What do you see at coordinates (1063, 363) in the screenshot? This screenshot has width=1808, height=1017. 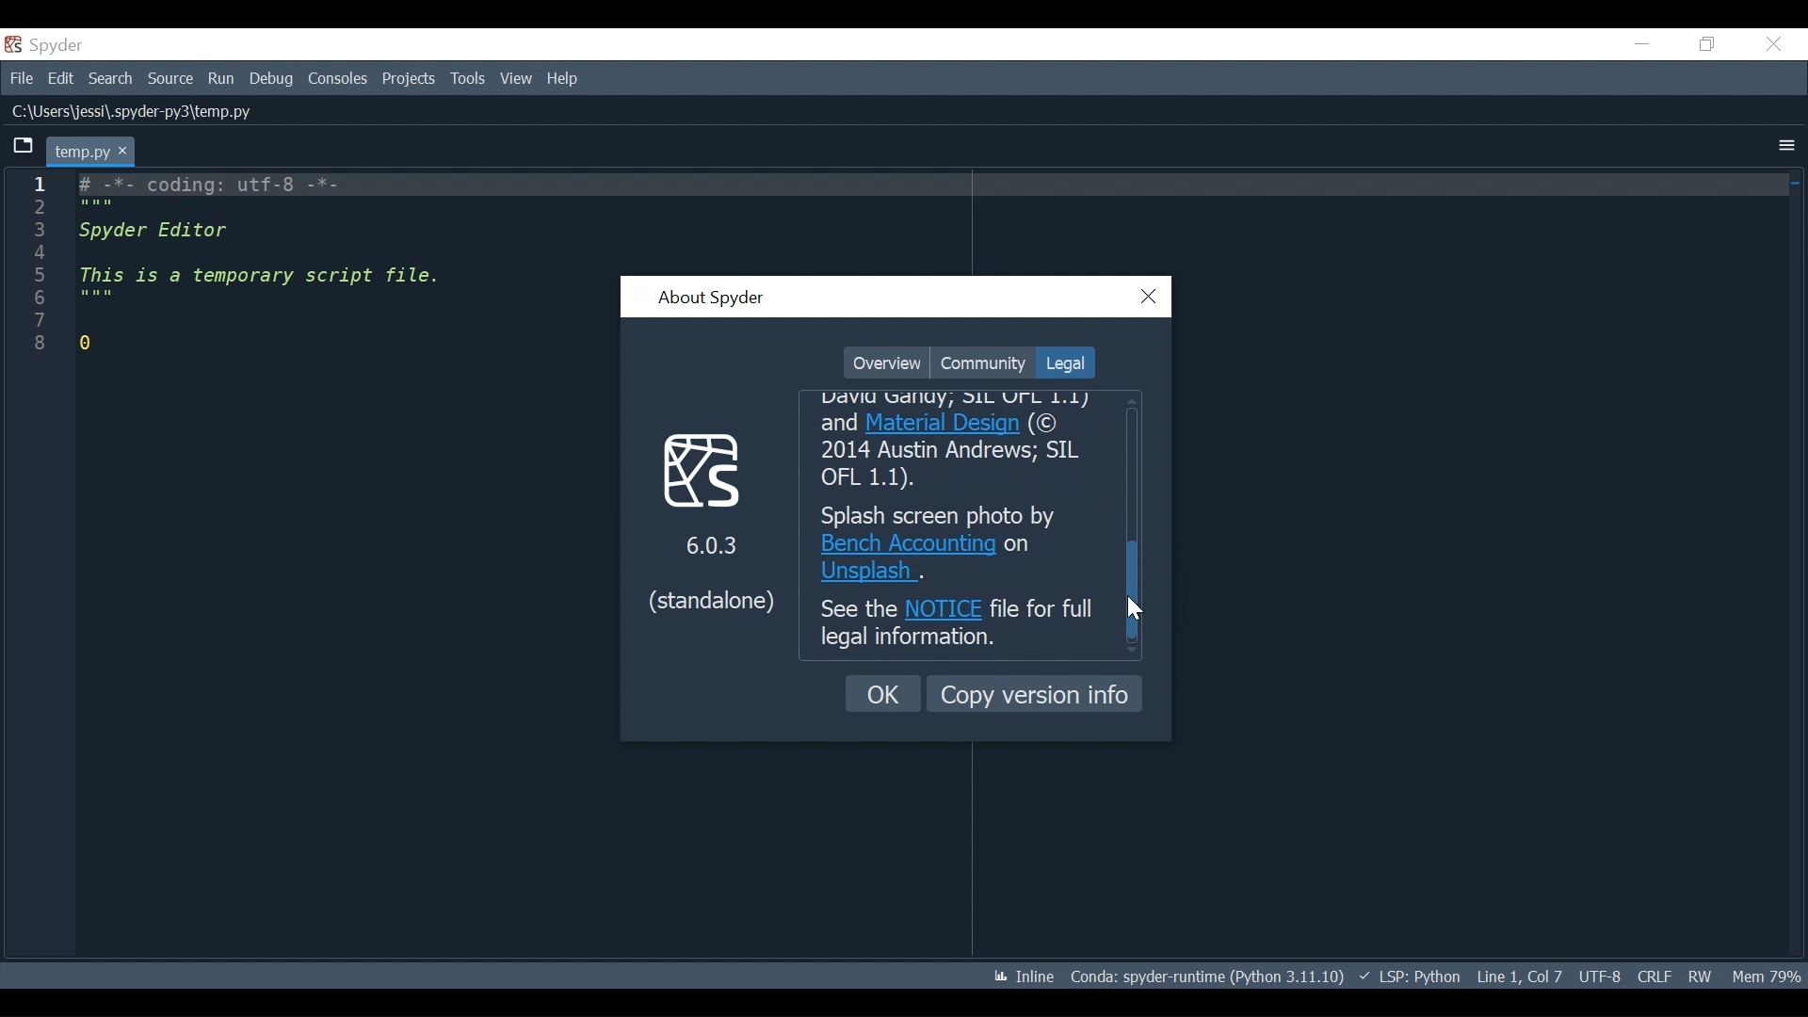 I see `Legal` at bounding box center [1063, 363].